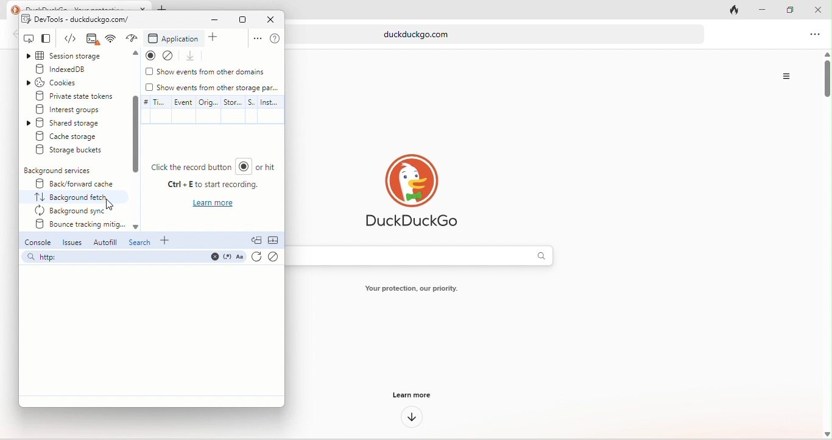 This screenshot has width=832, height=440. What do you see at coordinates (252, 108) in the screenshot?
I see `service workers` at bounding box center [252, 108].